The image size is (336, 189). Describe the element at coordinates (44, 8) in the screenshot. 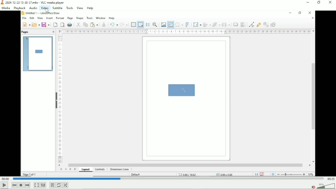

I see `Video` at that location.